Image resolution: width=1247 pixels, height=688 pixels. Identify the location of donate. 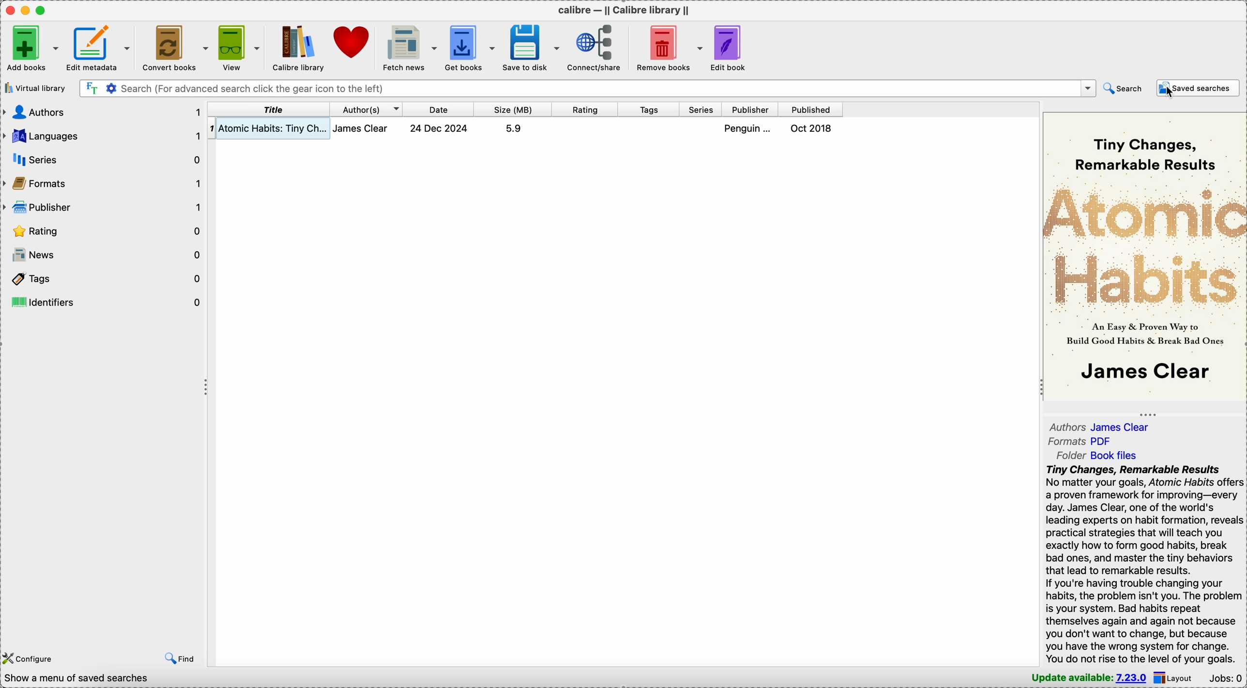
(354, 44).